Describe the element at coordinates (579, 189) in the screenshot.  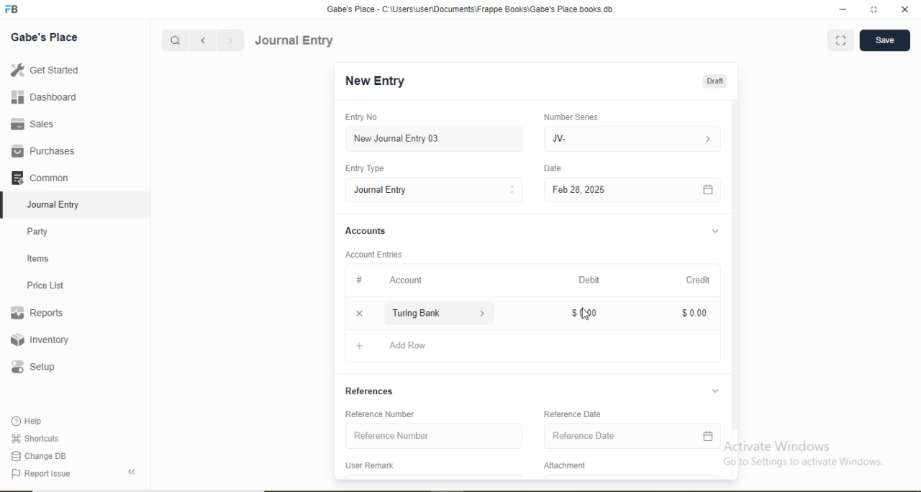
I see `Feb 28, 2025` at that location.